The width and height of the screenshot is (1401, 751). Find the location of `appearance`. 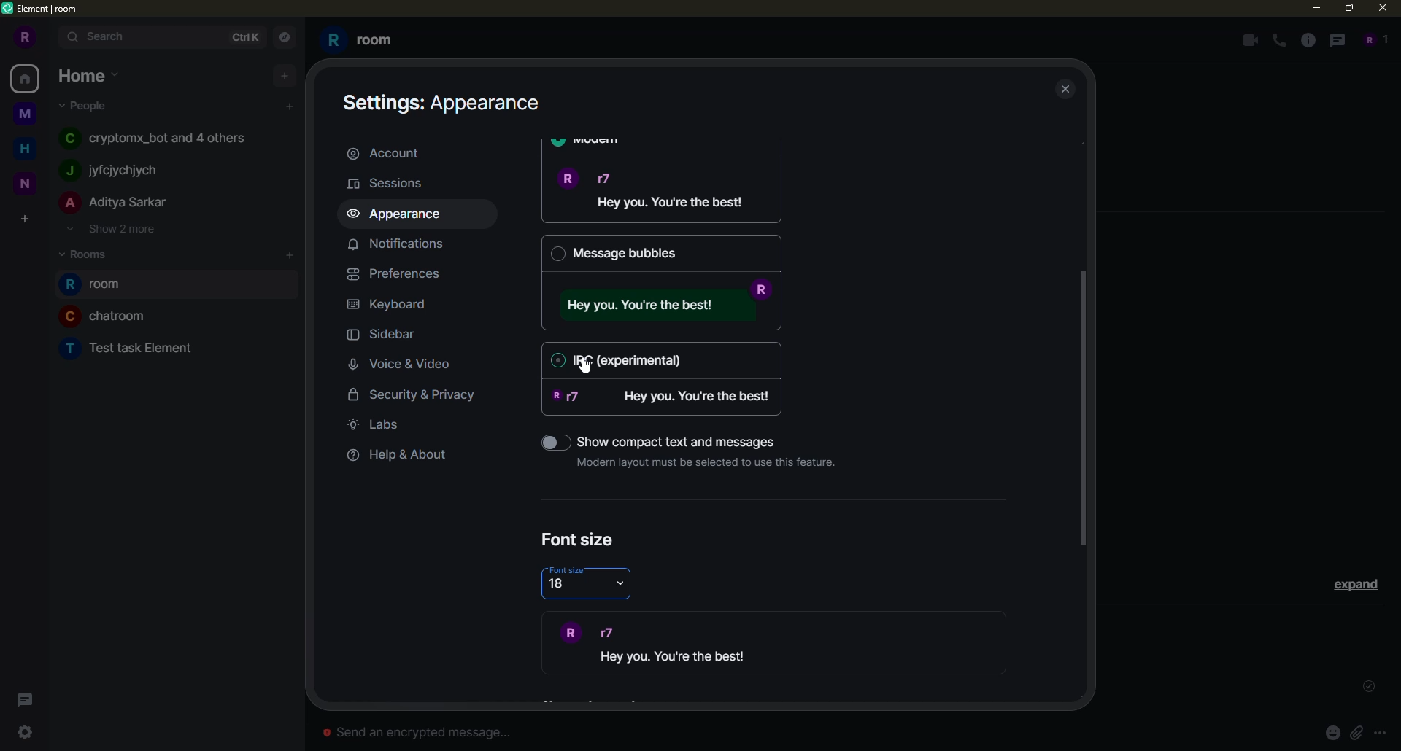

appearance is located at coordinates (434, 99).